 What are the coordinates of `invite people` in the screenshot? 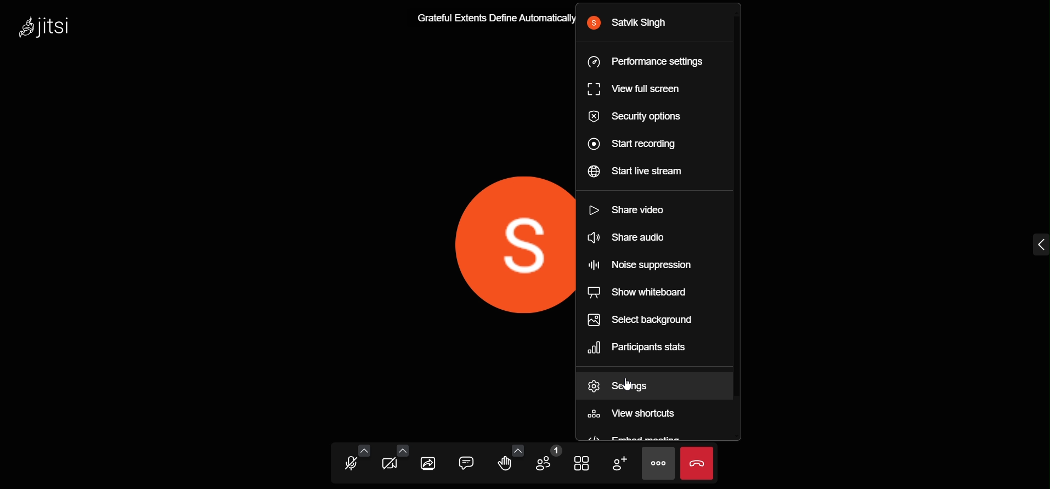 It's located at (618, 463).